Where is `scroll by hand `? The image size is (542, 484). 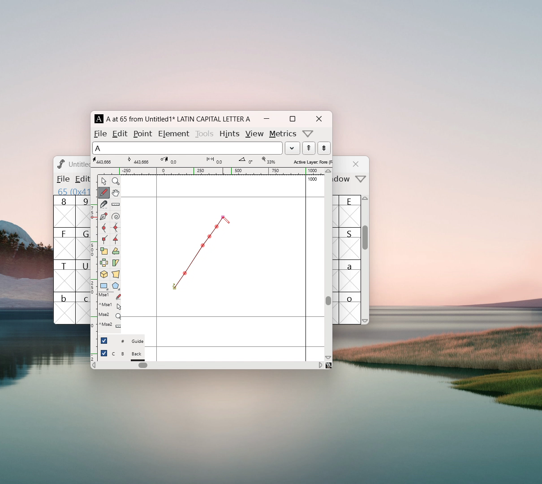 scroll by hand  is located at coordinates (116, 193).